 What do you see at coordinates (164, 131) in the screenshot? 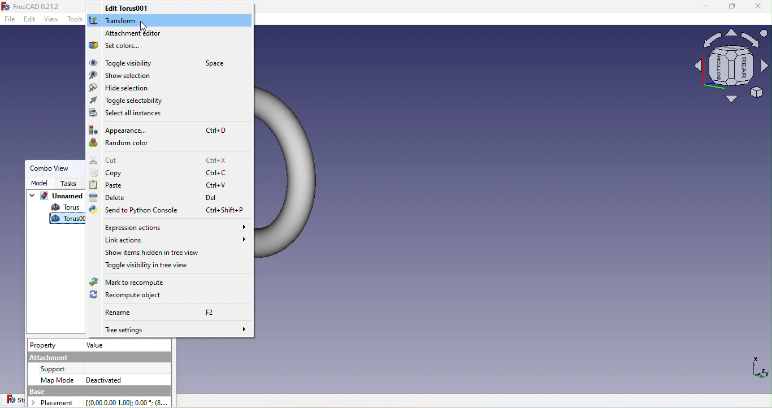
I see `Appearances` at bounding box center [164, 131].